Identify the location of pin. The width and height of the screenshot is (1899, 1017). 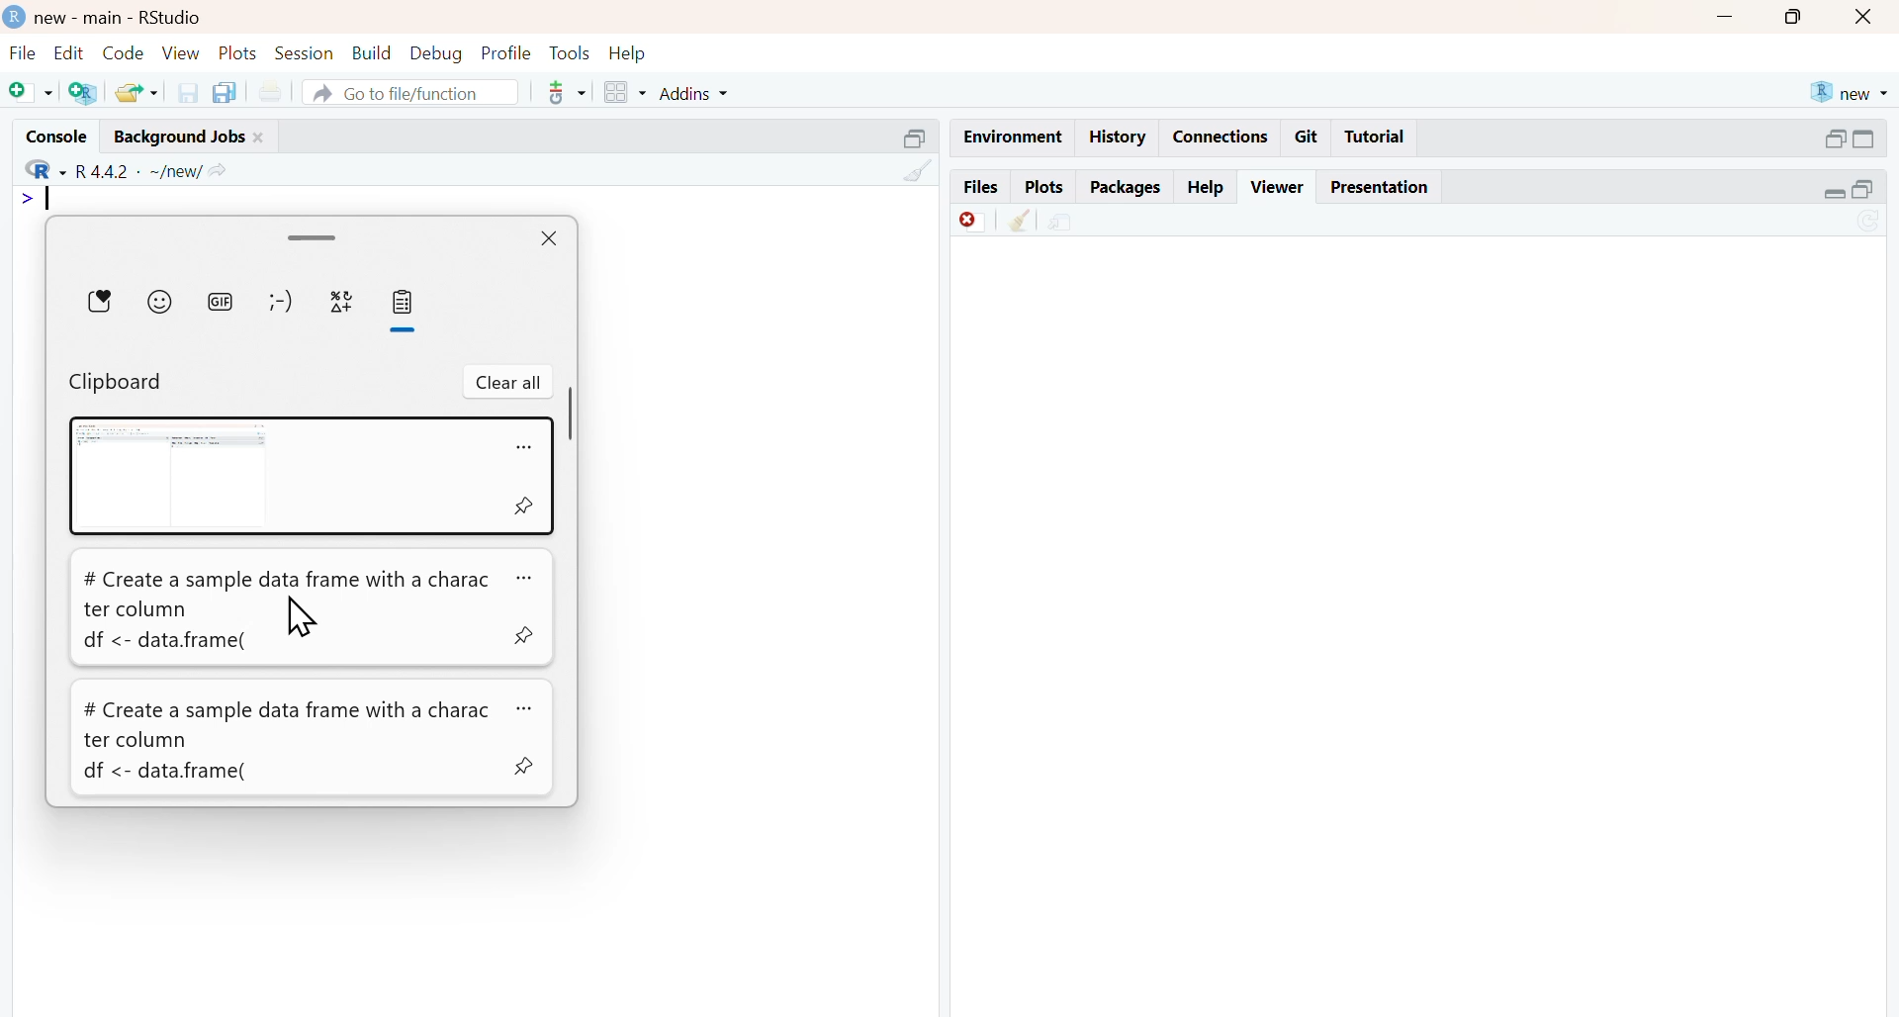
(525, 768).